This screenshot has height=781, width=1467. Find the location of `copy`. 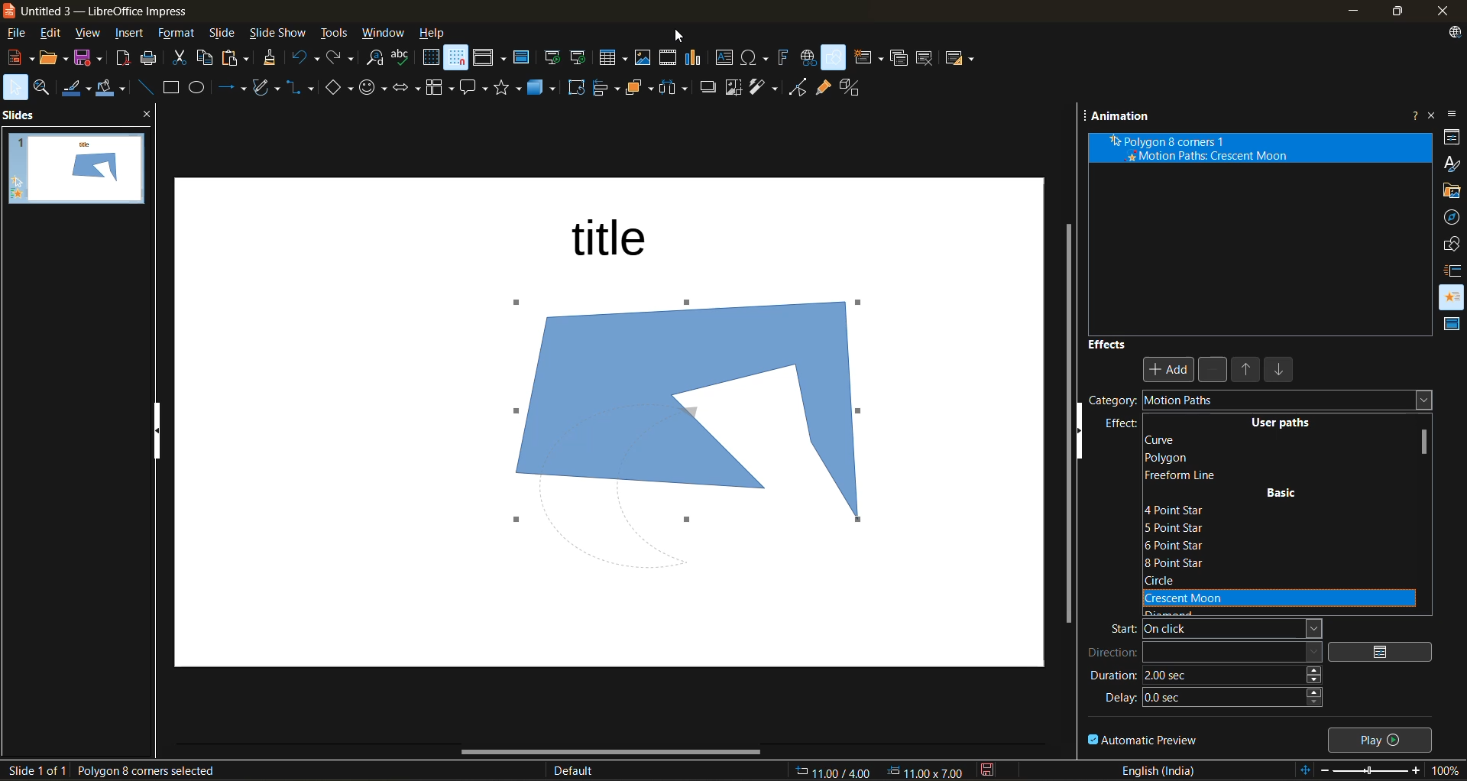

copy is located at coordinates (207, 59).